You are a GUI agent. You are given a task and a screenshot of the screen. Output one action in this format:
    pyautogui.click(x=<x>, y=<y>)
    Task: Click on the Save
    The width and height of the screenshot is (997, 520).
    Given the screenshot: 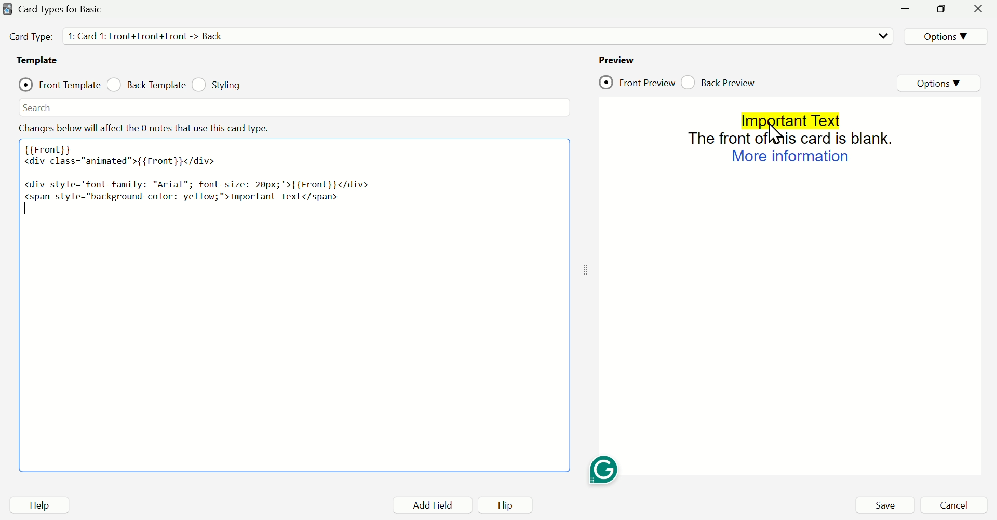 What is the action you would take?
    pyautogui.click(x=884, y=505)
    